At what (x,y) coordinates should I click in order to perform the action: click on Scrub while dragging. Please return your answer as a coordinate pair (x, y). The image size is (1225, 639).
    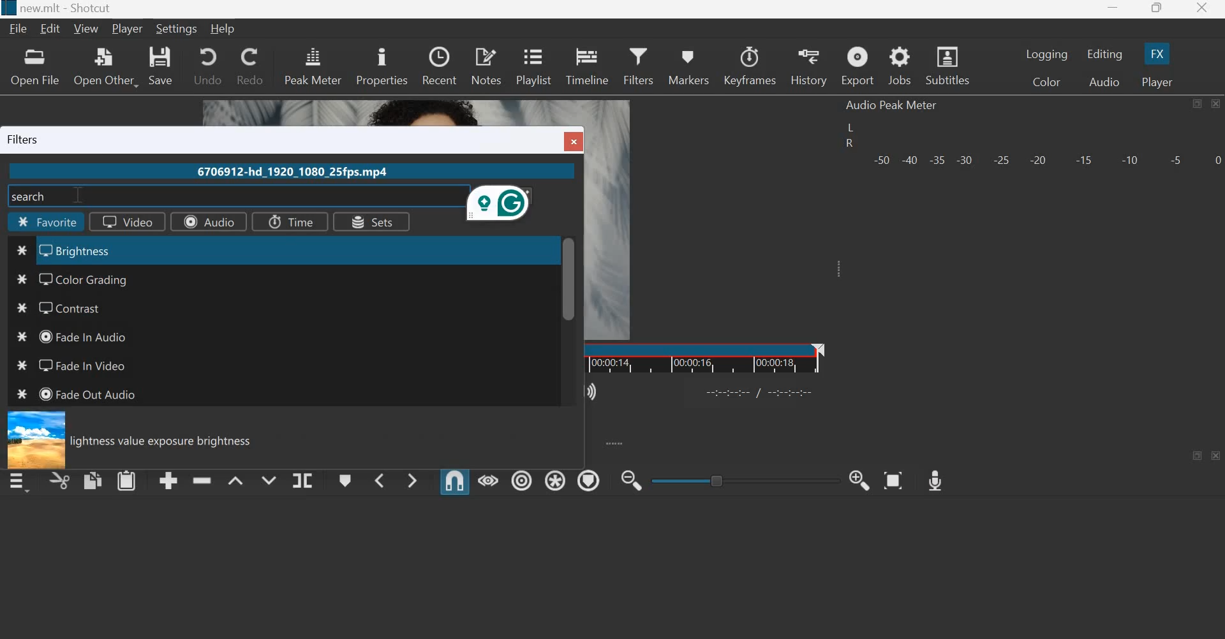
    Looking at the image, I should click on (489, 480).